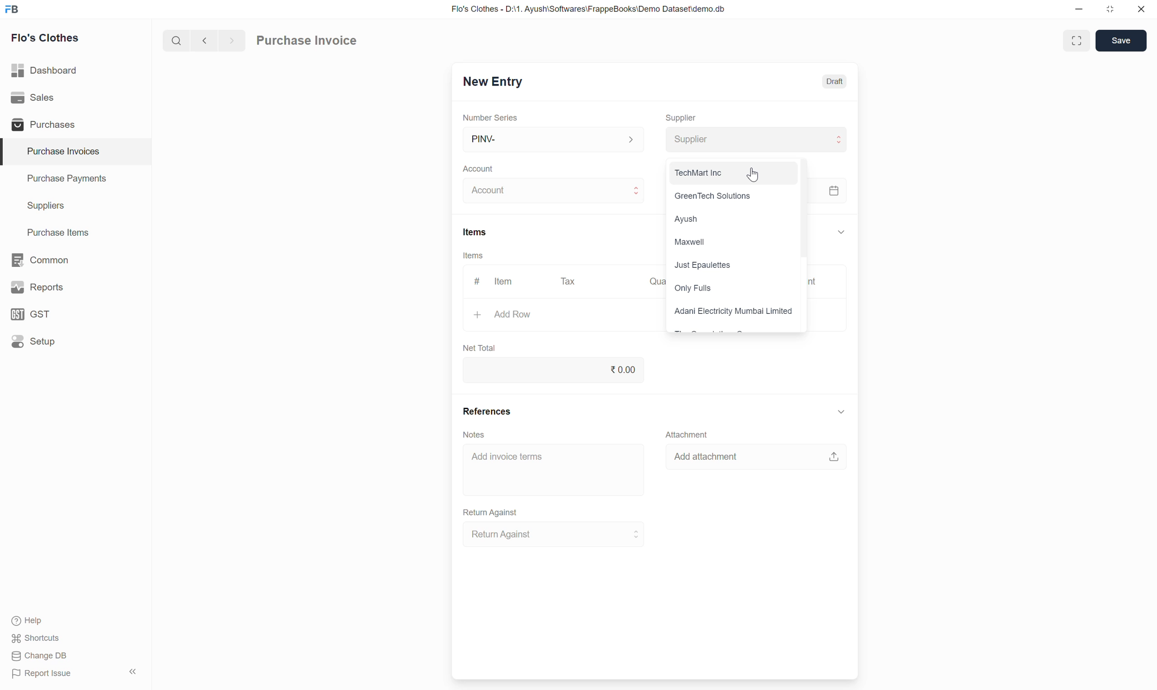 The image size is (1157, 690). Describe the element at coordinates (756, 457) in the screenshot. I see `Add attachment` at that location.